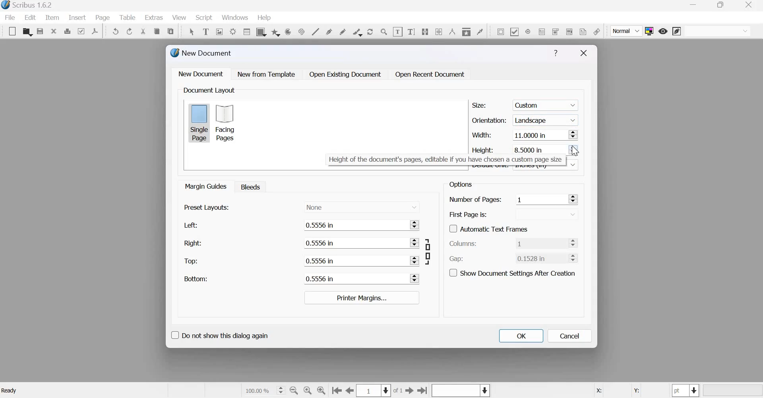 The height and width of the screenshot is (398, 763). Describe the element at coordinates (199, 122) in the screenshot. I see `Single page` at that location.